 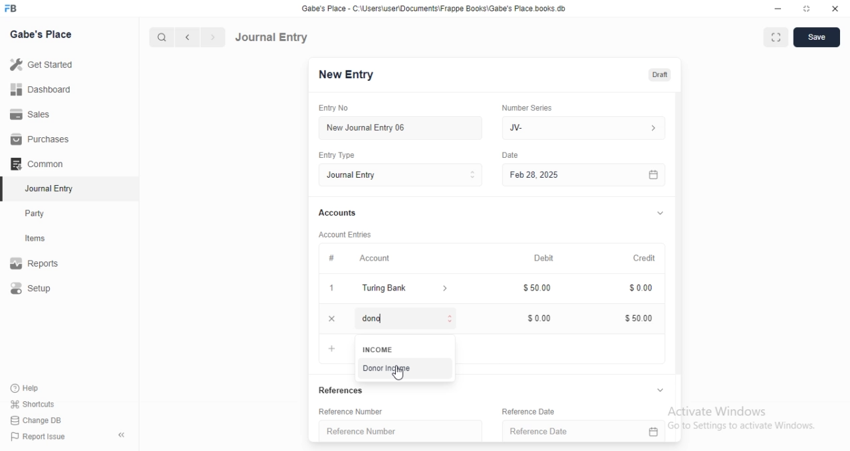 I want to click on ‘Help, so click(x=41, y=388).